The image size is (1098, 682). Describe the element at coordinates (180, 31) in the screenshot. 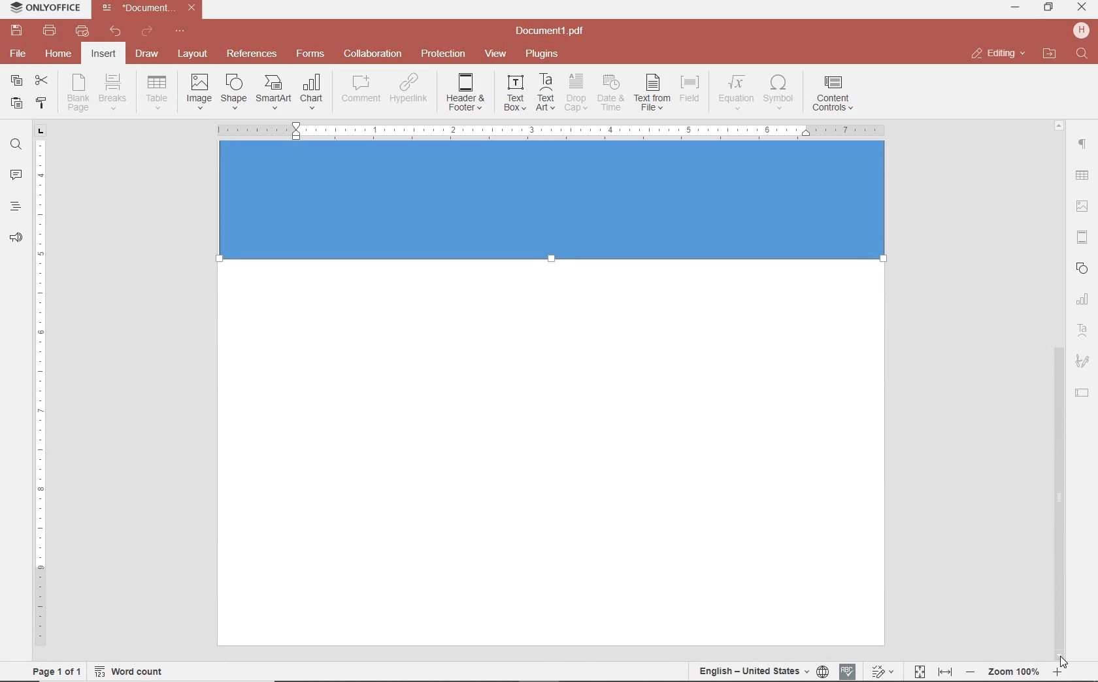

I see `customize quick access toolbar` at that location.